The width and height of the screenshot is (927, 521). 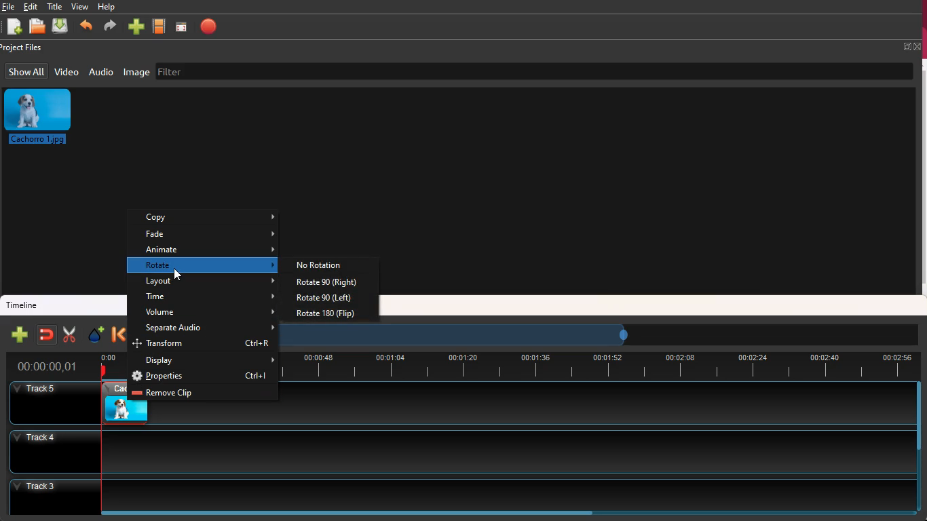 What do you see at coordinates (209, 329) in the screenshot?
I see `separate audio` at bounding box center [209, 329].